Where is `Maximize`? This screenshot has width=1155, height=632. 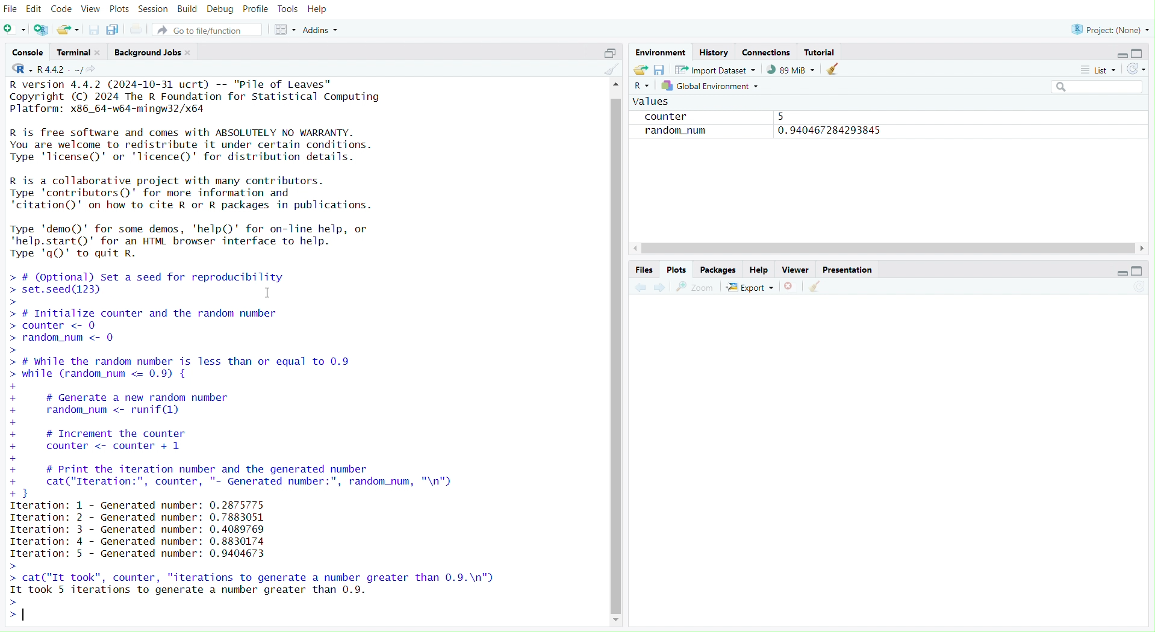
Maximize is located at coordinates (1139, 270).